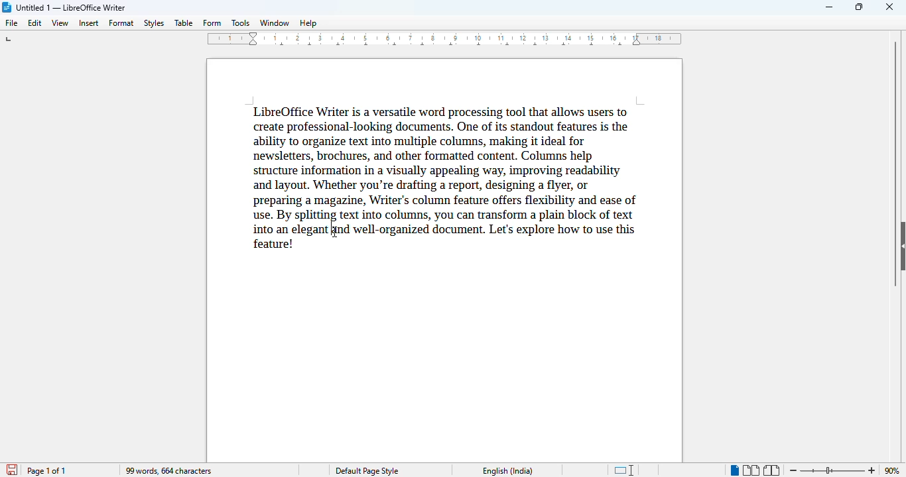 This screenshot has height=477, width=906. I want to click on cursor, so click(334, 233).